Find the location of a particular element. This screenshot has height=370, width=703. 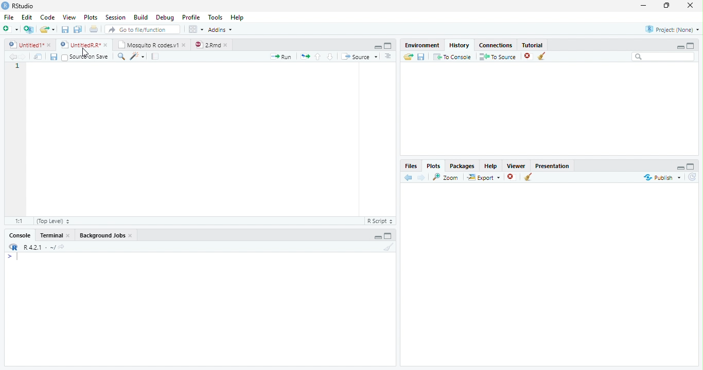

Debug is located at coordinates (165, 17).